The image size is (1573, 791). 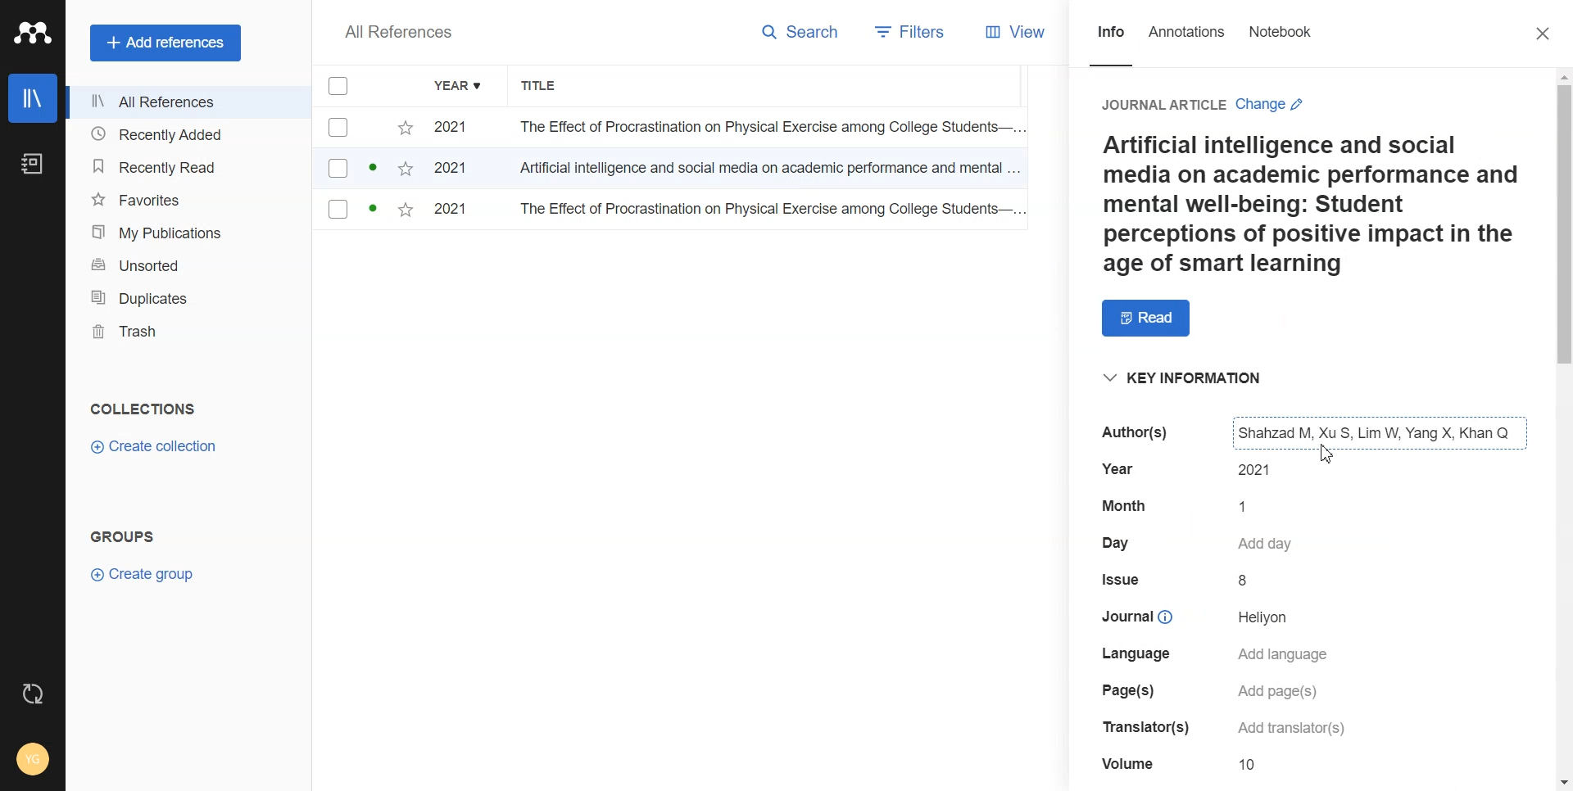 What do you see at coordinates (770, 172) in the screenshot?
I see `Artificial intelligence and social media on academic performance and mental...` at bounding box center [770, 172].